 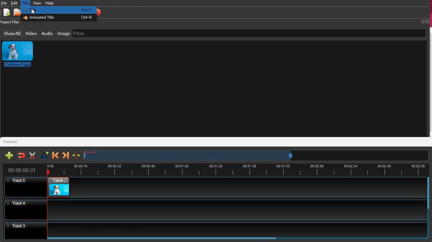 What do you see at coordinates (26, 3) in the screenshot?
I see `title` at bounding box center [26, 3].